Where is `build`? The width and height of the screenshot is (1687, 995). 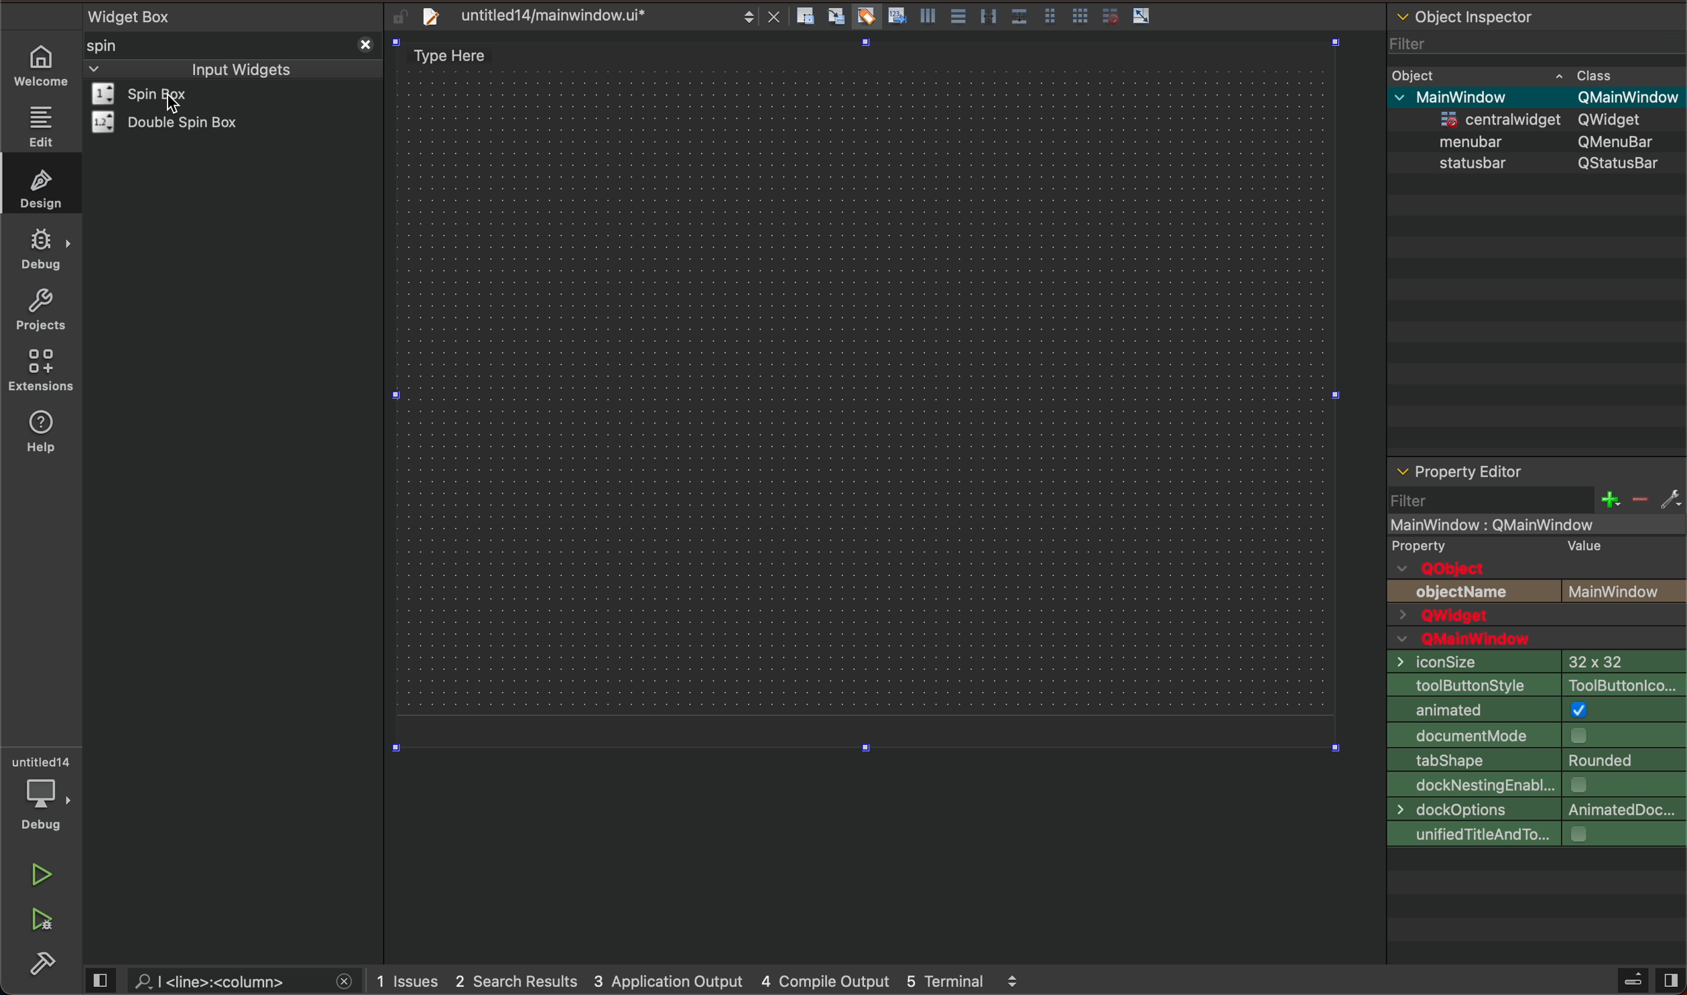
build is located at coordinates (46, 964).